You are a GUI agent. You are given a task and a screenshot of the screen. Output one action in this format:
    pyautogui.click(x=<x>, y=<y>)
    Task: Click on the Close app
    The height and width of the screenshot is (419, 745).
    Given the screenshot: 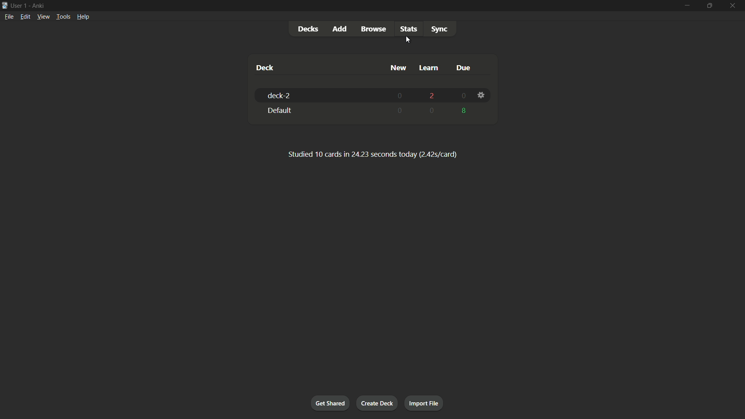 What is the action you would take?
    pyautogui.click(x=734, y=11)
    